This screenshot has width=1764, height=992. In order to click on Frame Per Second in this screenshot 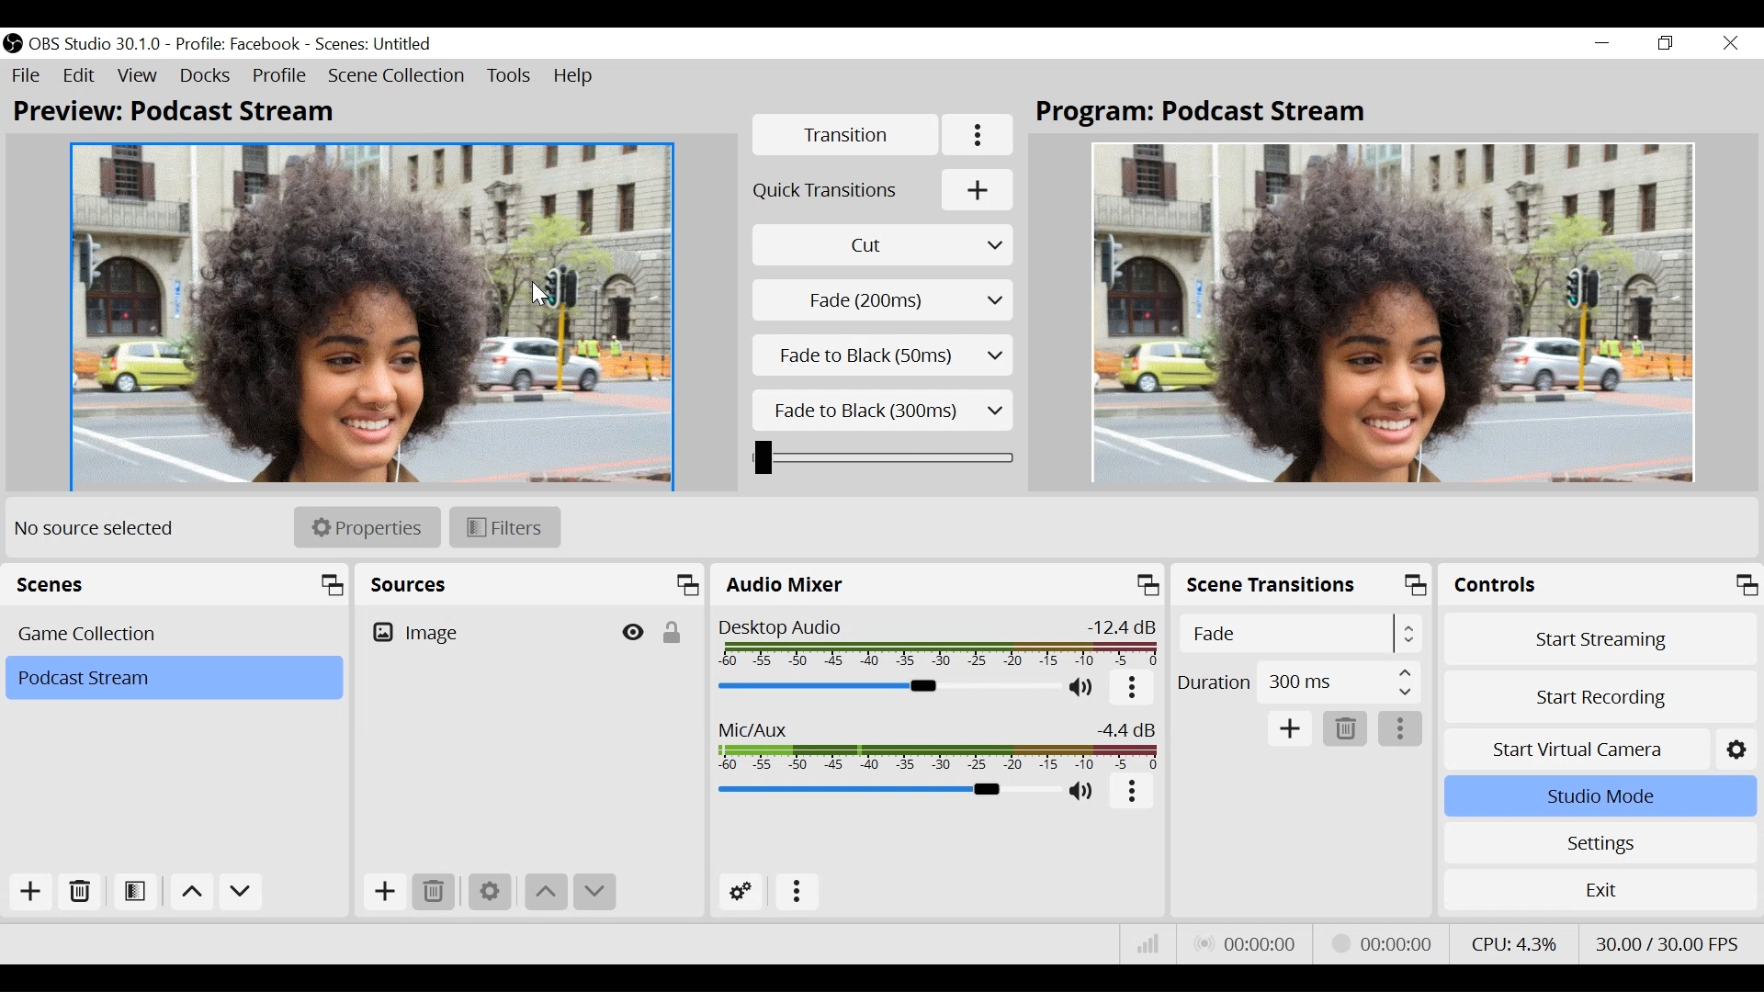, I will do `click(1666, 941)`.